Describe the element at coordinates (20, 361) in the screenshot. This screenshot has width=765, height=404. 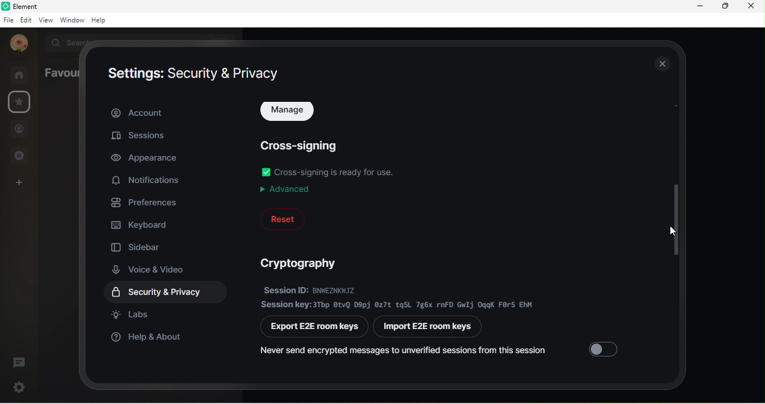
I see `threads` at that location.